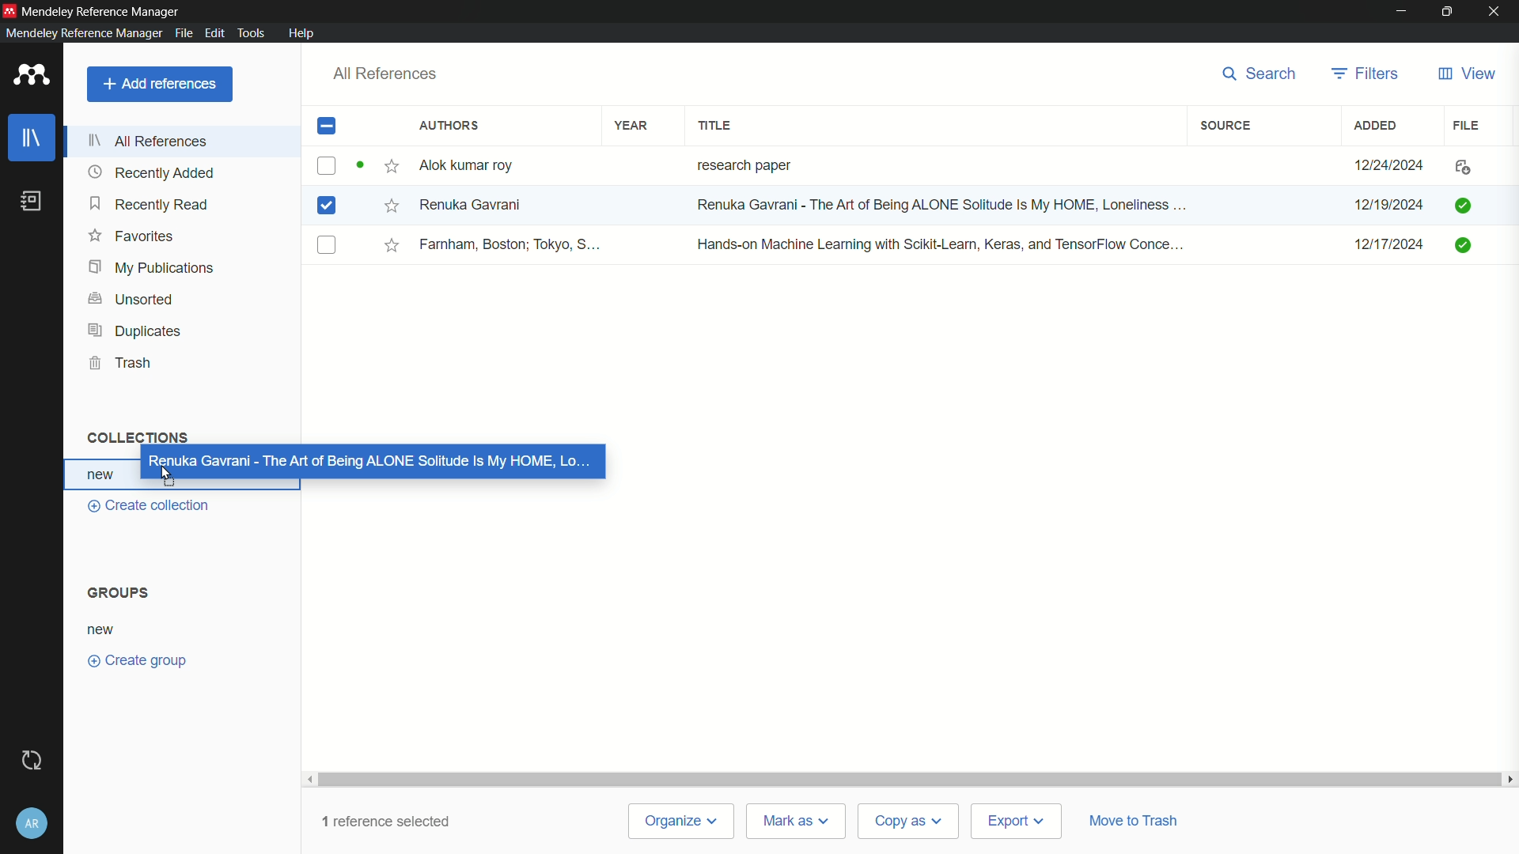  Describe the element at coordinates (324, 207) in the screenshot. I see `Checkbox` at that location.